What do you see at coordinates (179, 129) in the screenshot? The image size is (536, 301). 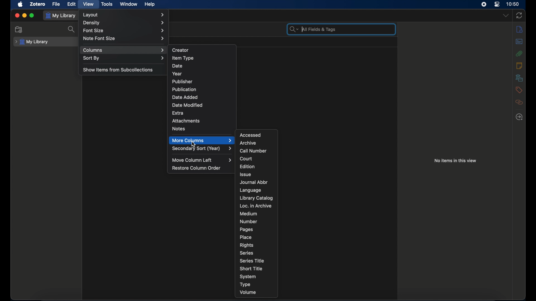 I see `notes` at bounding box center [179, 129].